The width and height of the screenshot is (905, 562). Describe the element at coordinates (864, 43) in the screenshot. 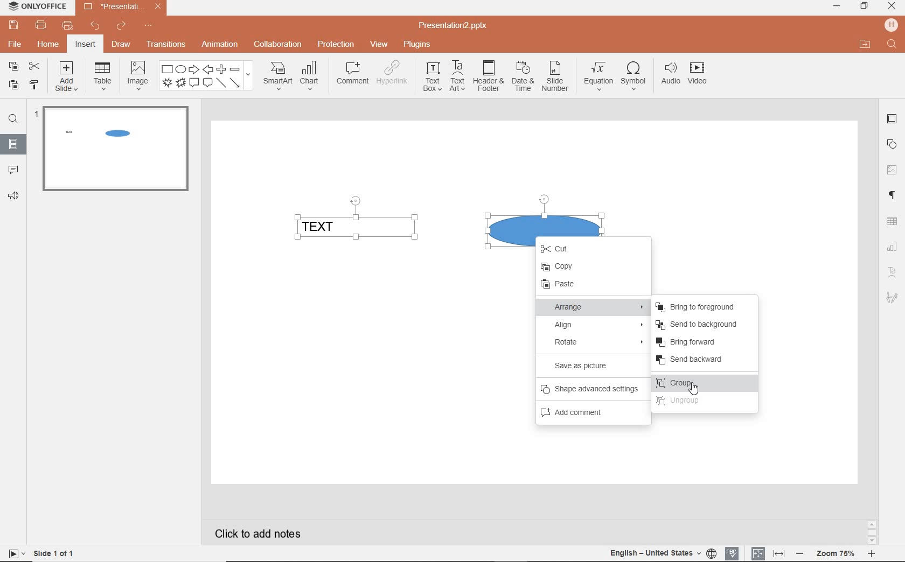

I see `OPEN FILE LOCATION` at that location.